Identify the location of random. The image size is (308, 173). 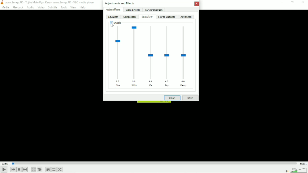
(60, 169).